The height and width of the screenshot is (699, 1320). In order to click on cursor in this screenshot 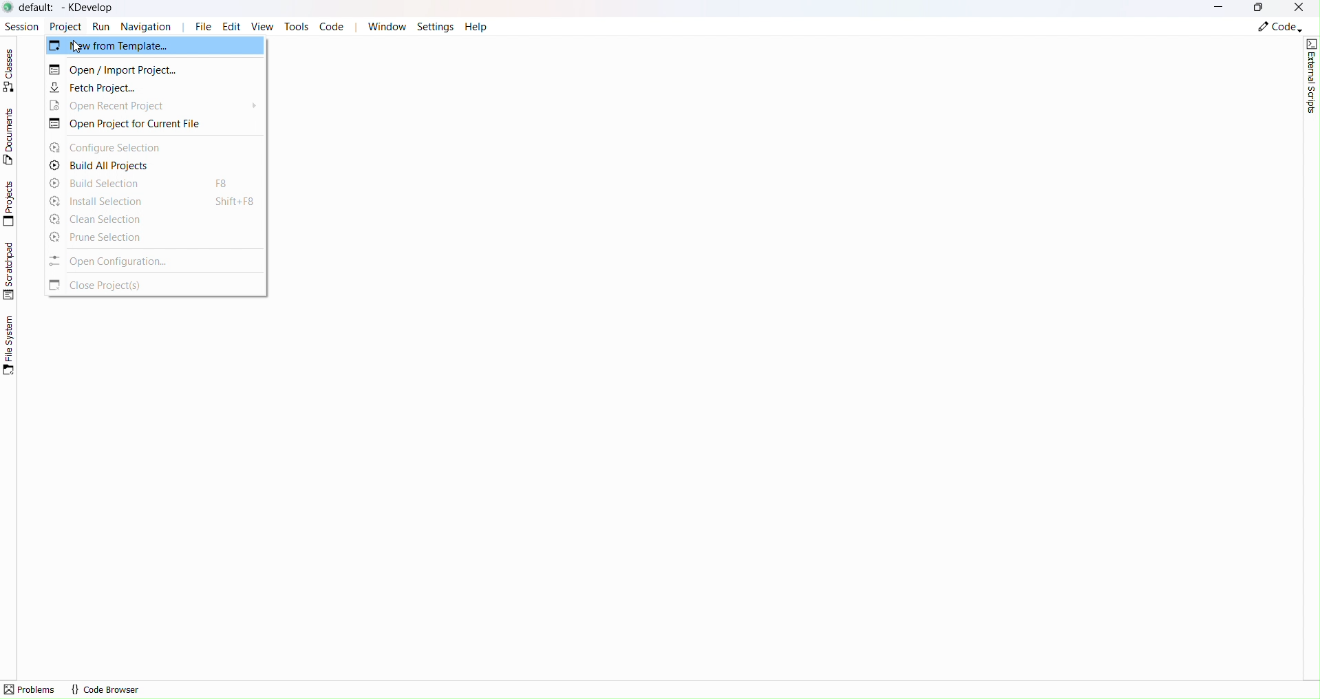, I will do `click(78, 47)`.